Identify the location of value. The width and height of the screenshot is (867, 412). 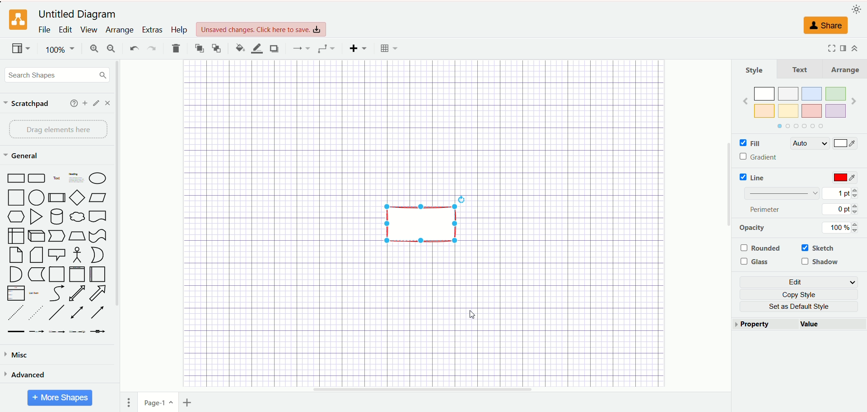
(831, 325).